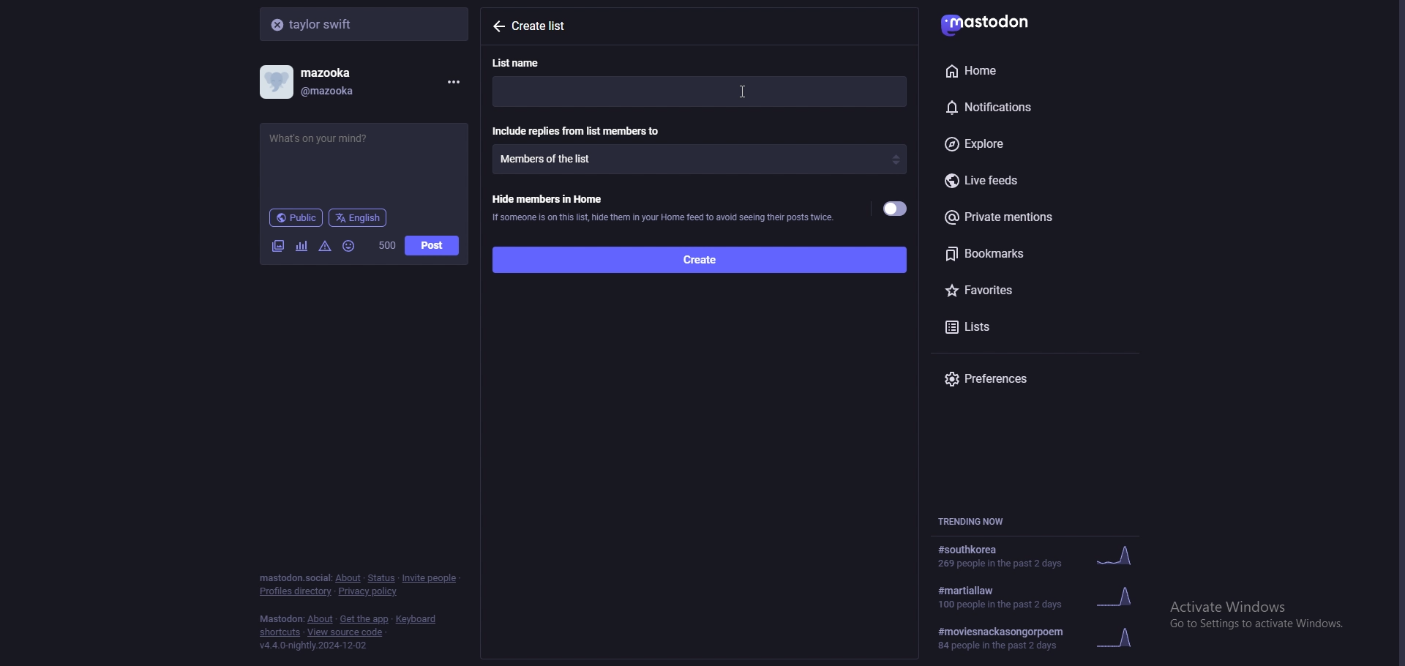  What do you see at coordinates (1037, 557) in the screenshot?
I see `trending` at bounding box center [1037, 557].